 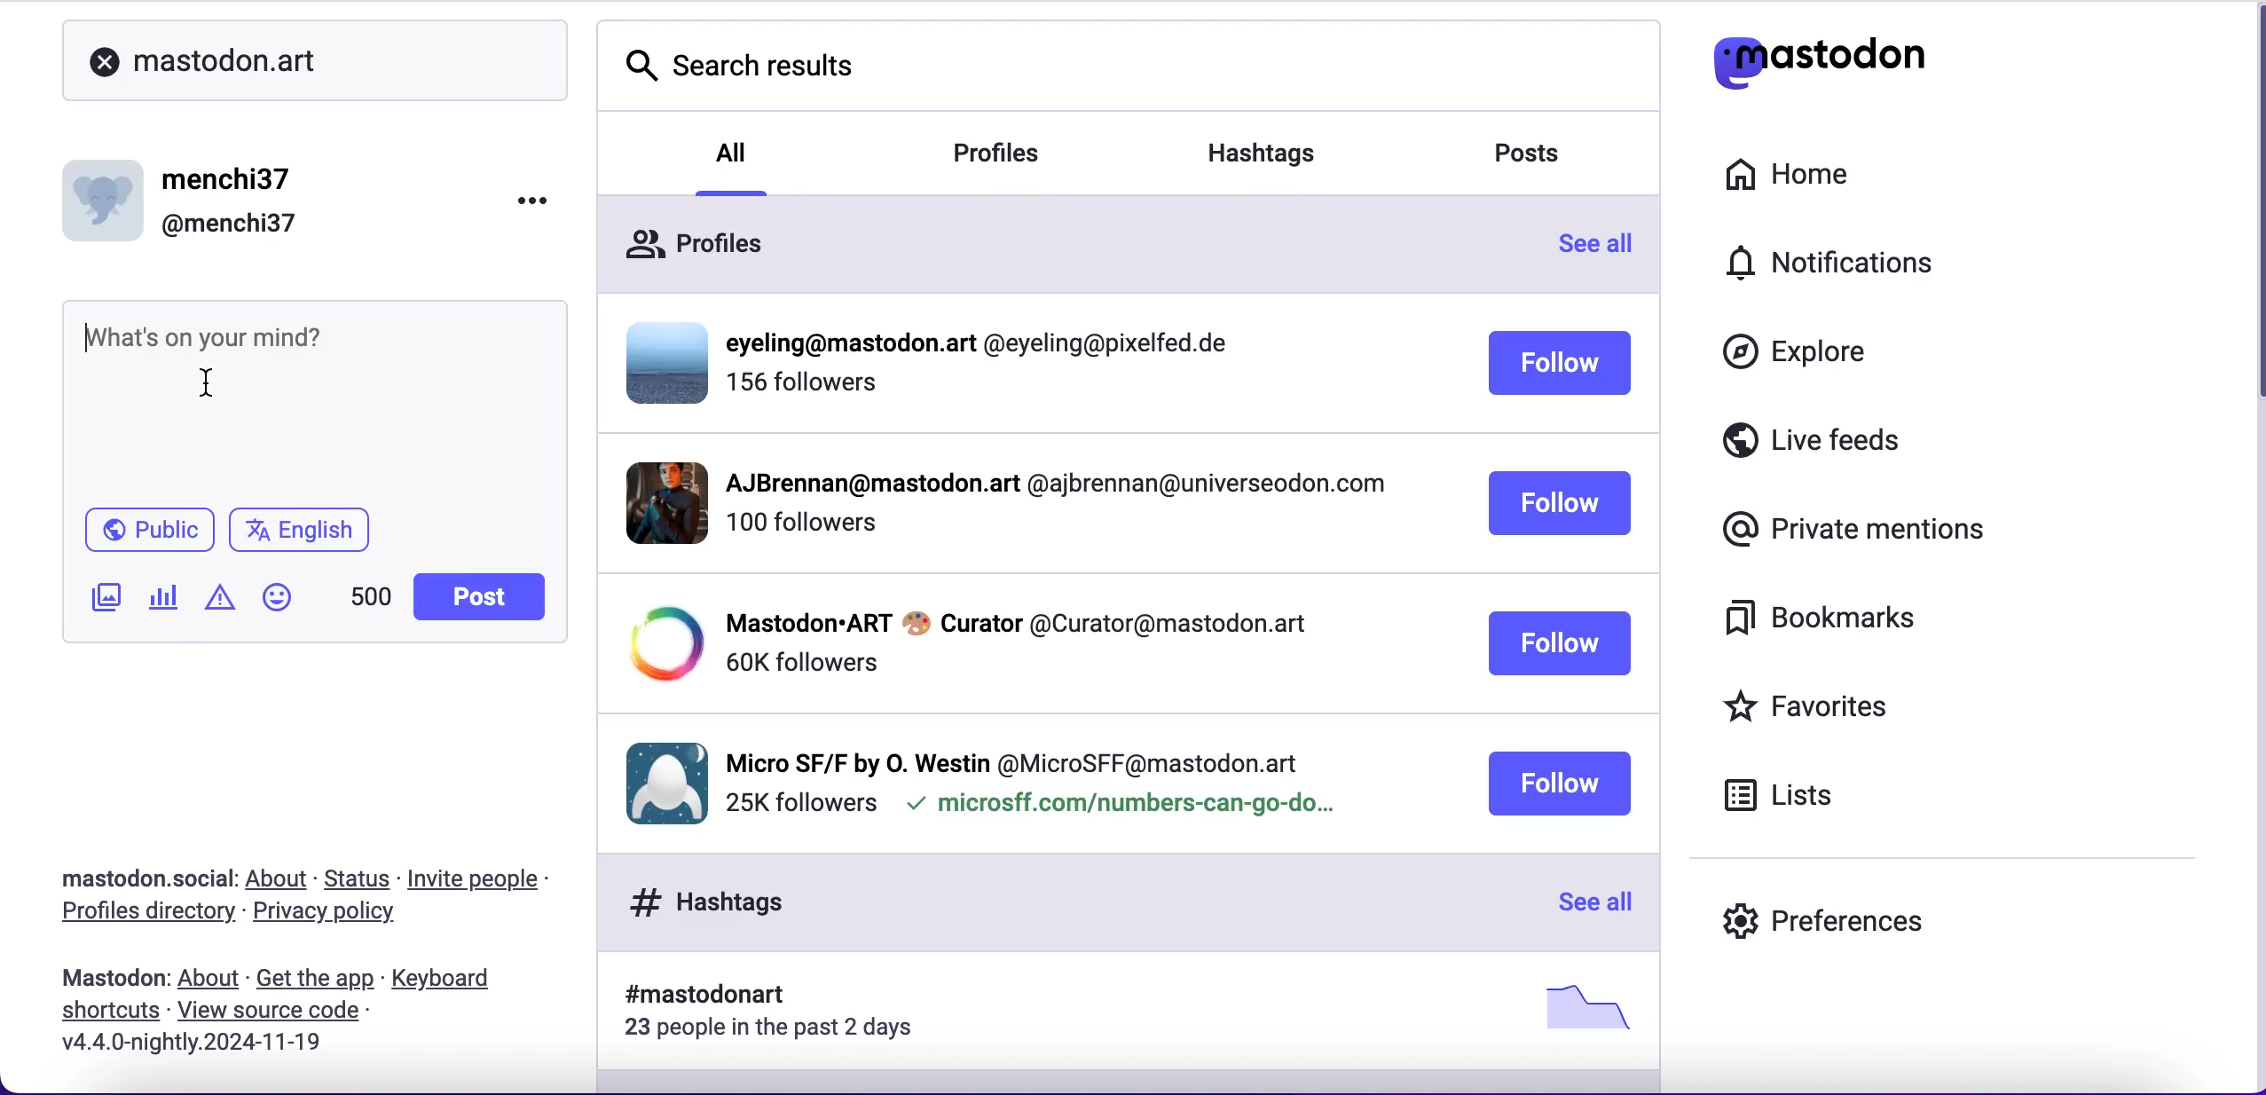 I want to click on follow, so click(x=1560, y=366).